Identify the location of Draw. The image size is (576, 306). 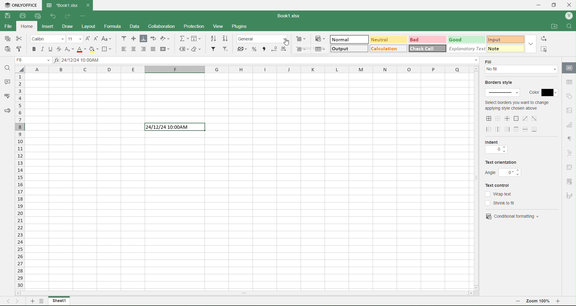
(73, 25).